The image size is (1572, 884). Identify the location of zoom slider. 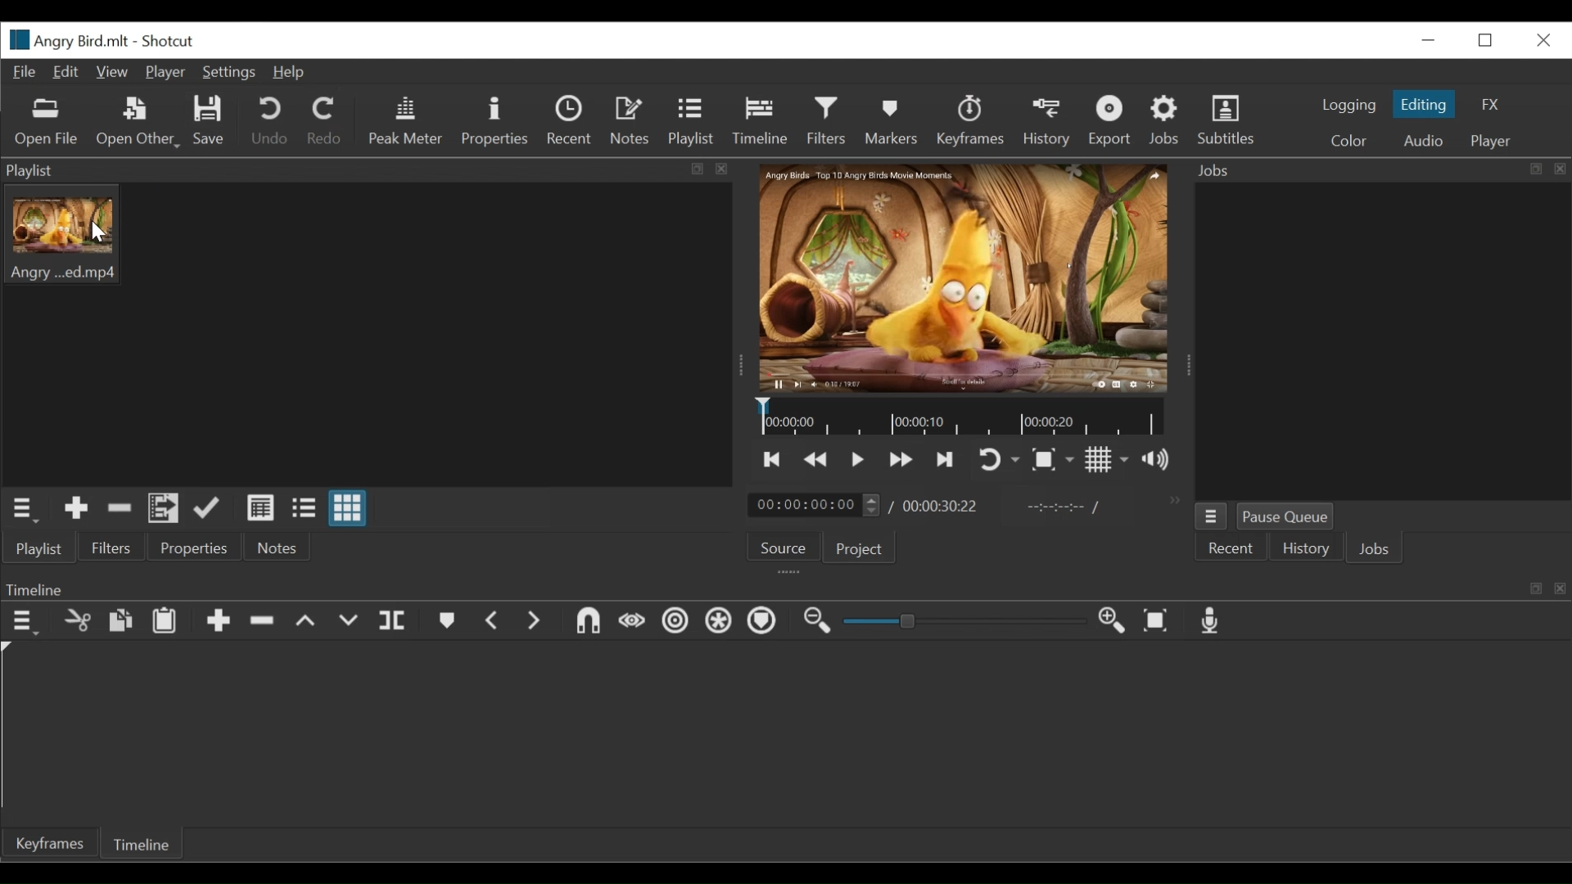
(960, 623).